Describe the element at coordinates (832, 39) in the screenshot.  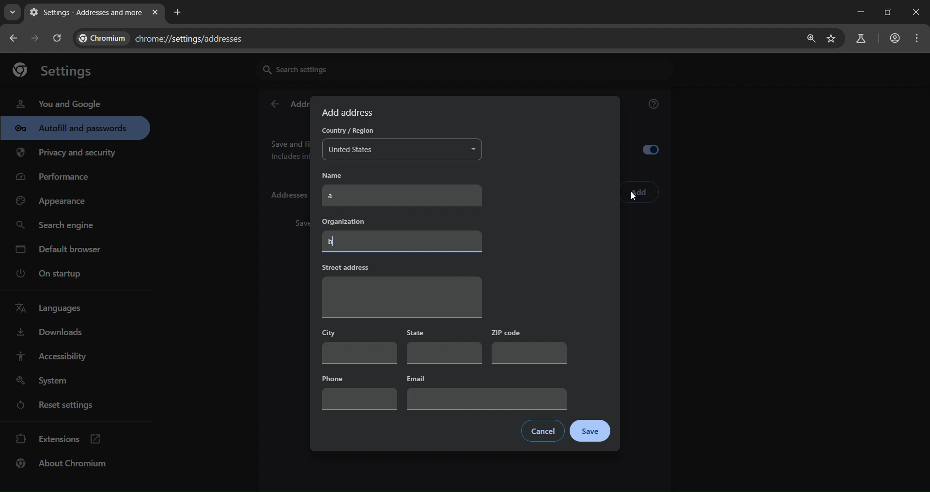
I see `bookmark page` at that location.